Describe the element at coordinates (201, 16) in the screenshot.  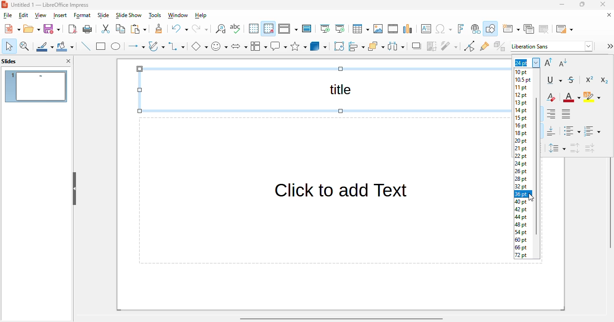
I see `help` at that location.